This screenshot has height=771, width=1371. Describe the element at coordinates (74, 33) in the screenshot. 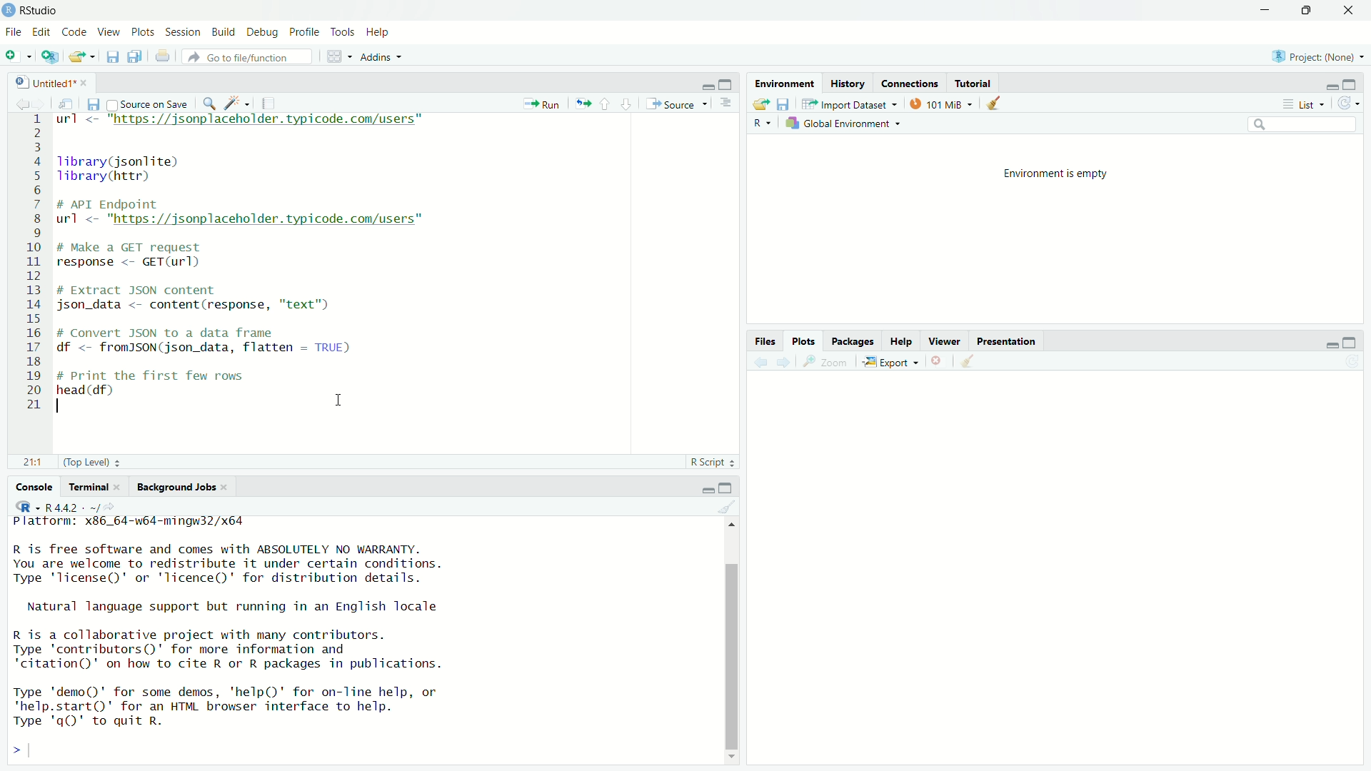

I see `Code` at that location.